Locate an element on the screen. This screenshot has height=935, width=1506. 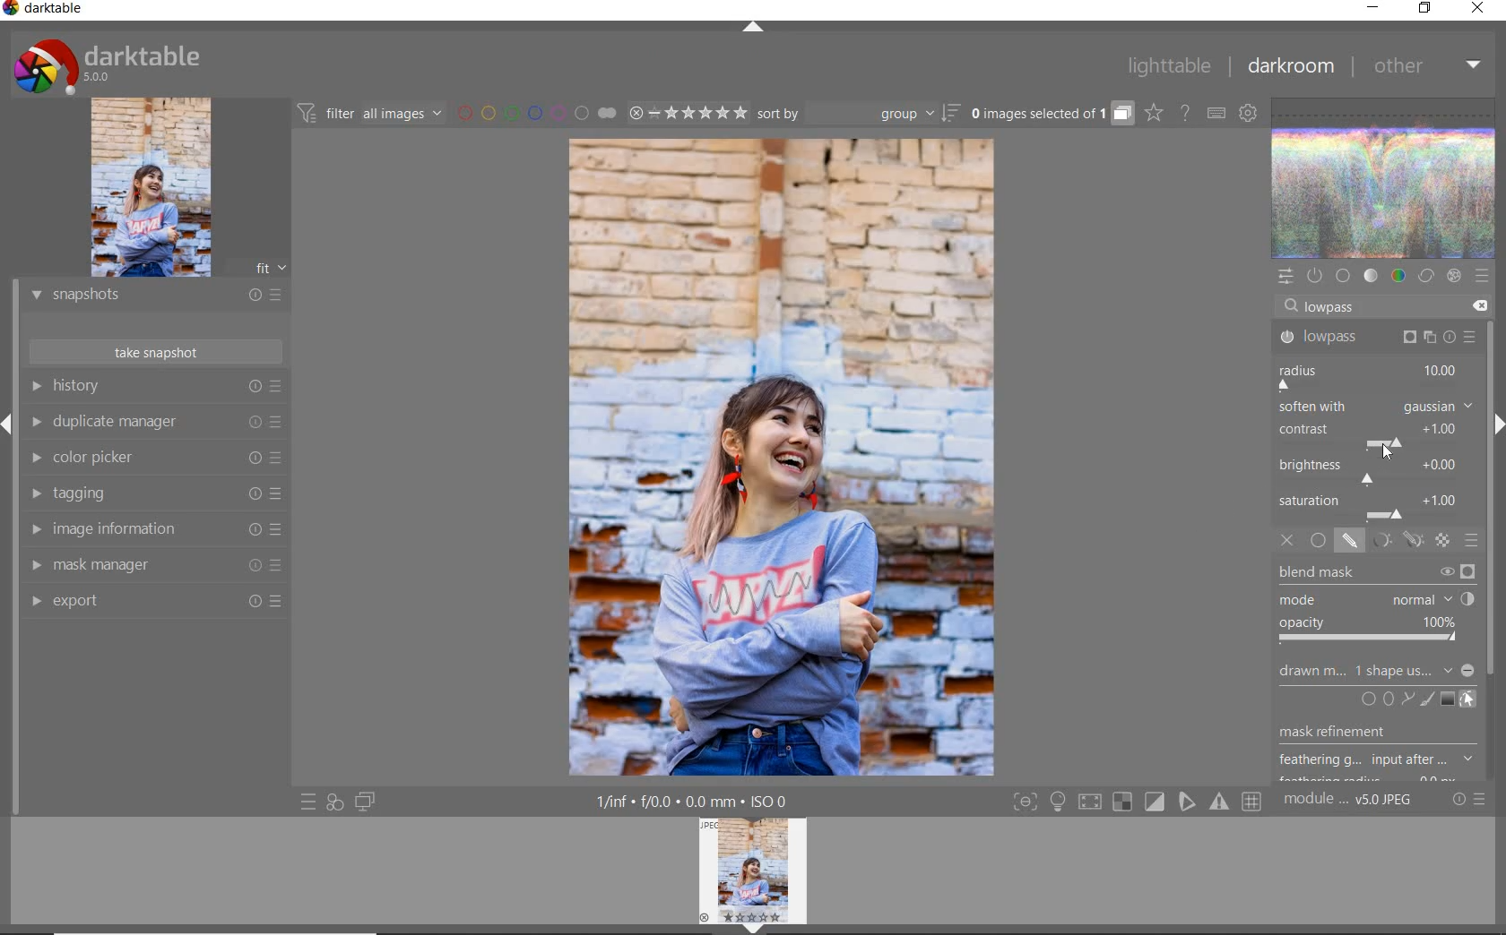
Toggle modes is located at coordinates (1136, 802).